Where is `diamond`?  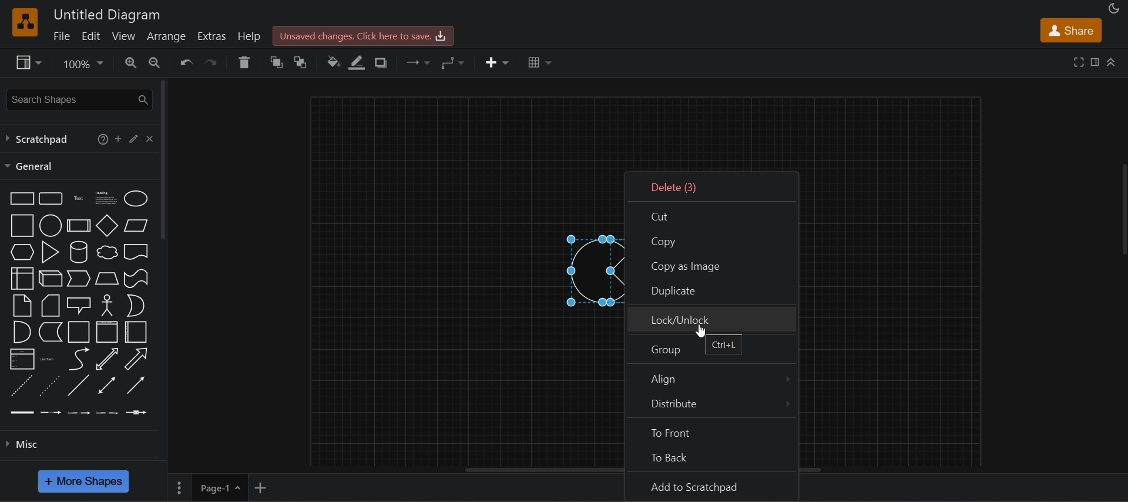
diamond is located at coordinates (108, 226).